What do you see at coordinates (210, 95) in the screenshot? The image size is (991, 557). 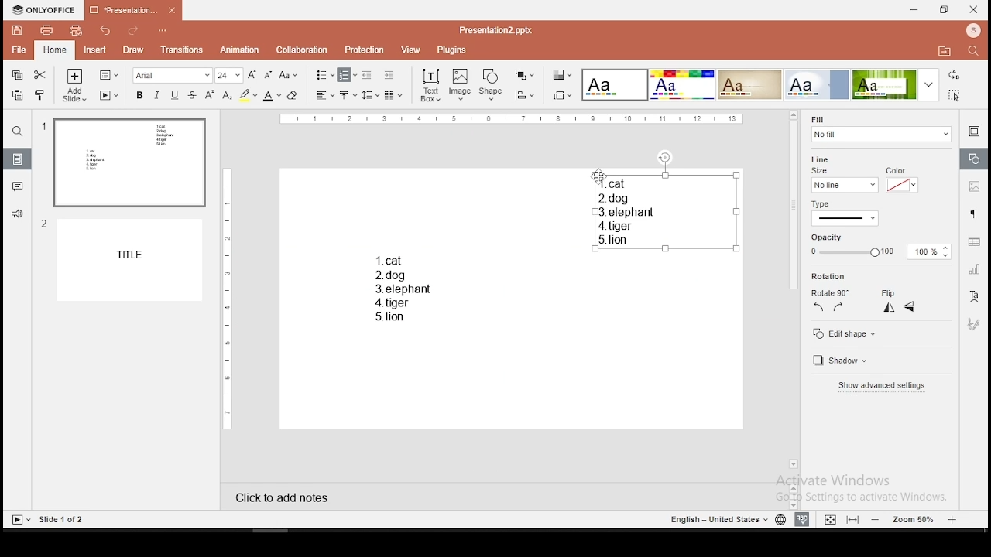 I see `superscript` at bounding box center [210, 95].